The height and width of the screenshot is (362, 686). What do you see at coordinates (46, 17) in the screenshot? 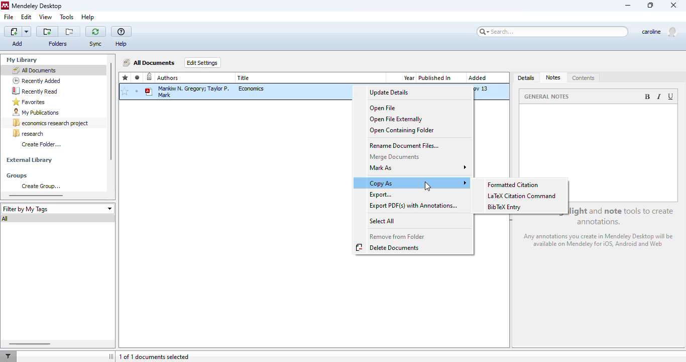
I see `view` at bounding box center [46, 17].